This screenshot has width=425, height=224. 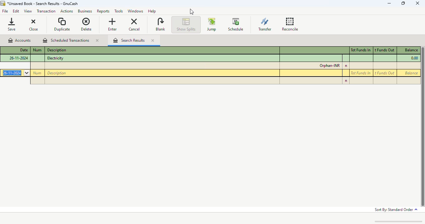 I want to click on reconcile, so click(x=290, y=24).